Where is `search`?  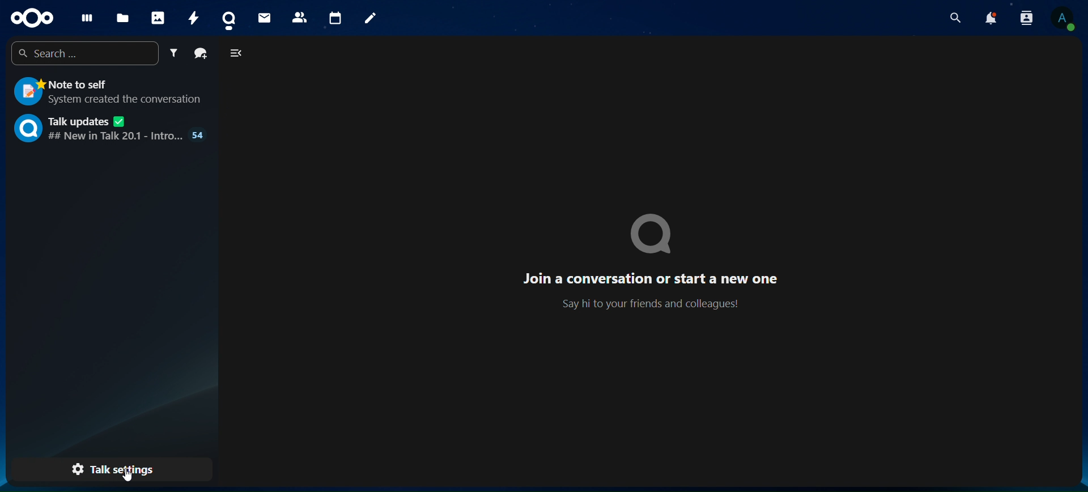 search is located at coordinates (86, 52).